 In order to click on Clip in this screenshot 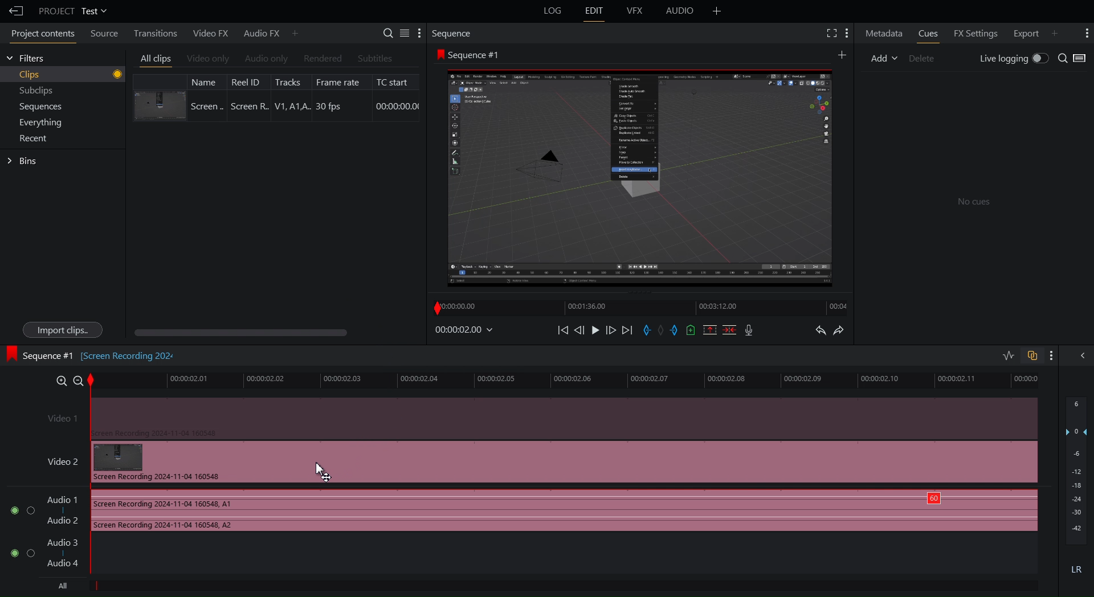, I will do `click(276, 97)`.